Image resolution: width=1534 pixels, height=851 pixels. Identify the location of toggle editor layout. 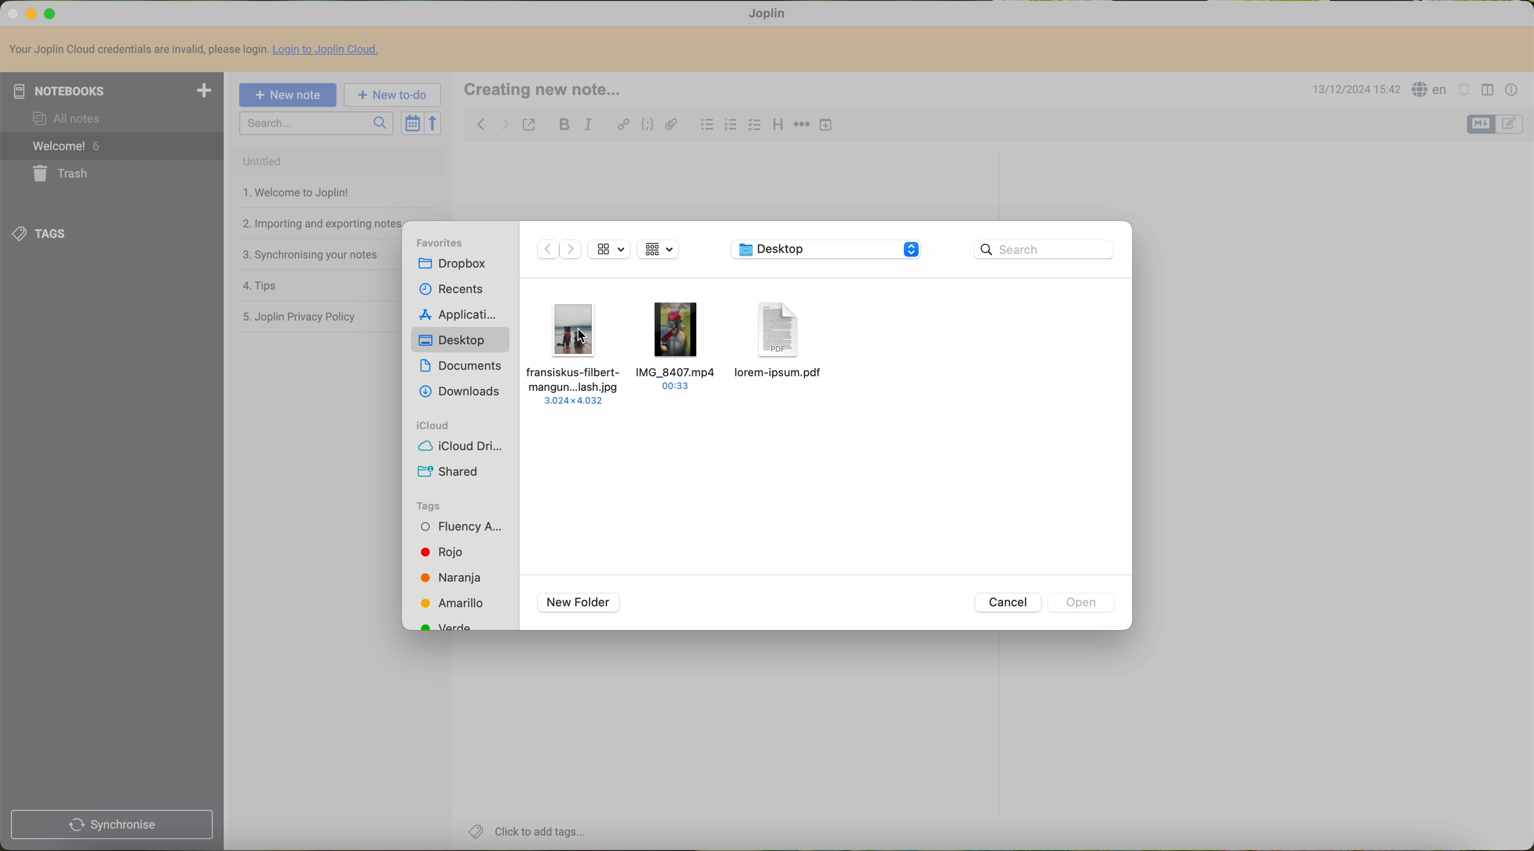
(1489, 91).